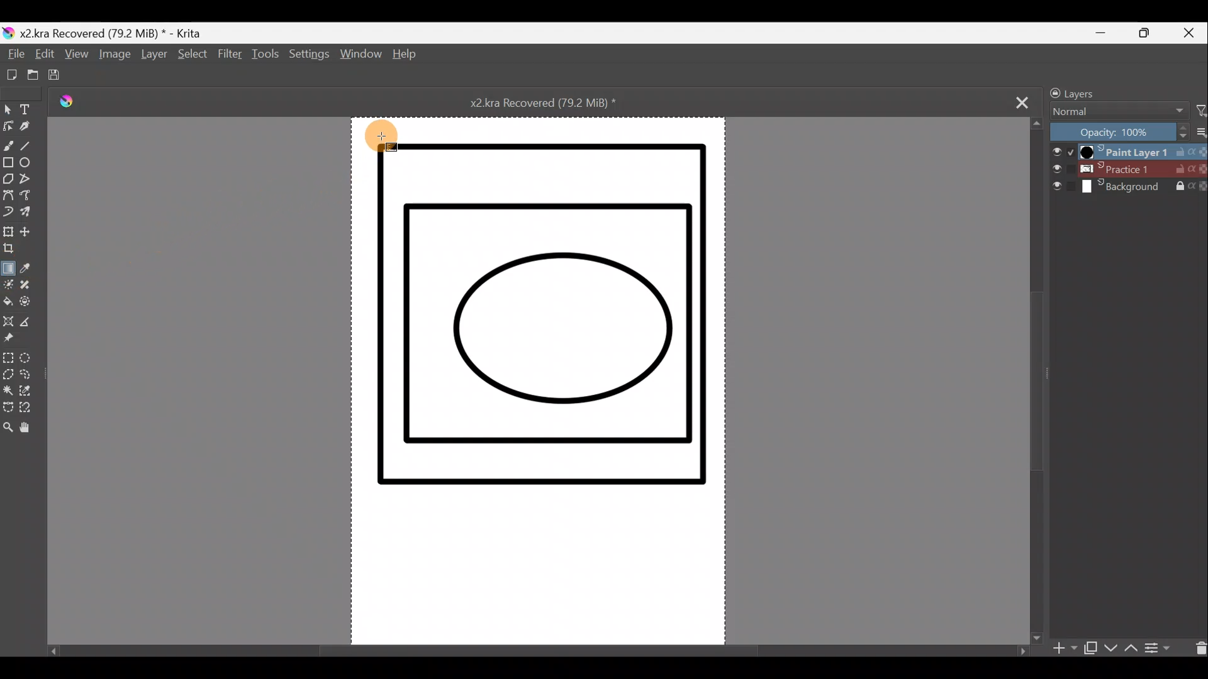 Image resolution: width=1208 pixels, height=679 pixels. What do you see at coordinates (12, 250) in the screenshot?
I see `Crop the image to an area` at bounding box center [12, 250].